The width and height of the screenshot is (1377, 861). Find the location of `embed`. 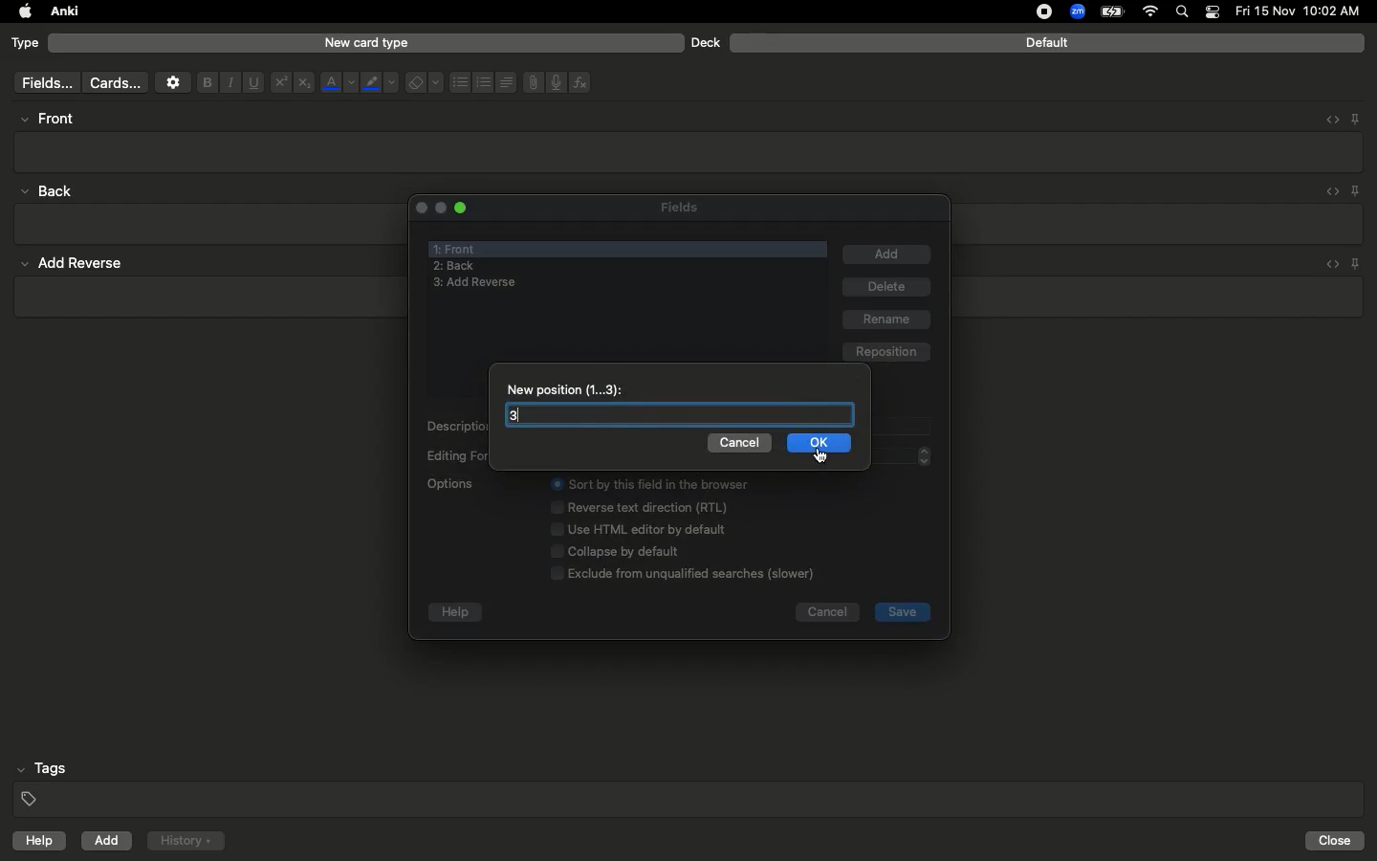

embed is located at coordinates (1330, 262).